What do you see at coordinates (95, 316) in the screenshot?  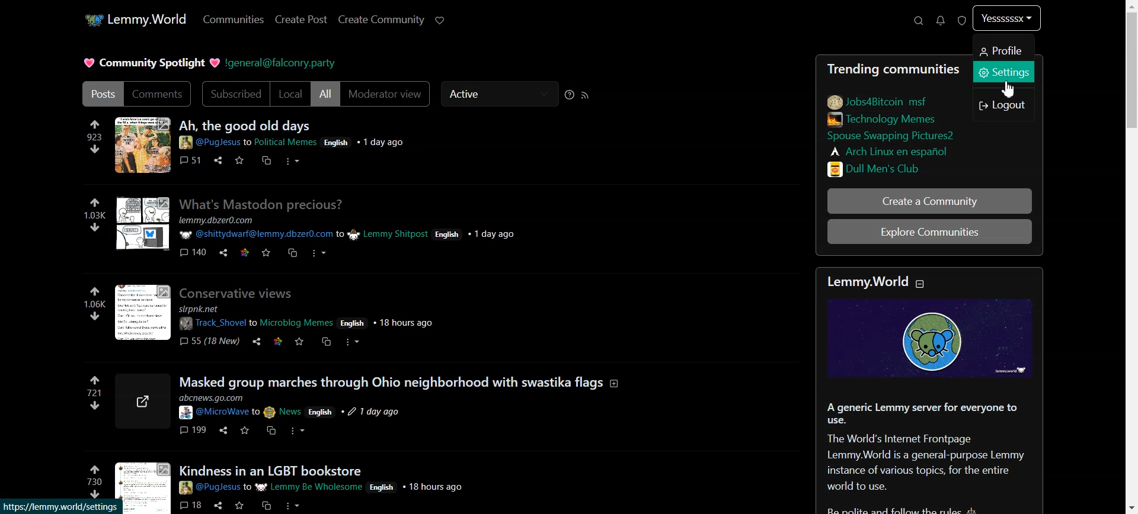 I see `downvote` at bounding box center [95, 316].